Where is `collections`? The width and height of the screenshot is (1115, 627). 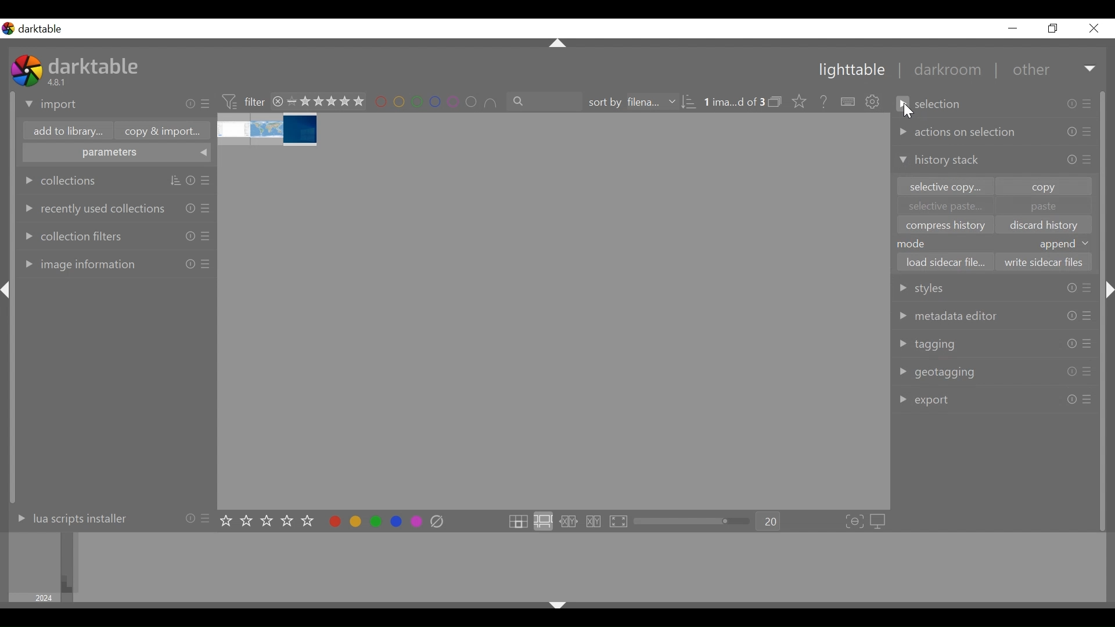 collections is located at coordinates (61, 181).